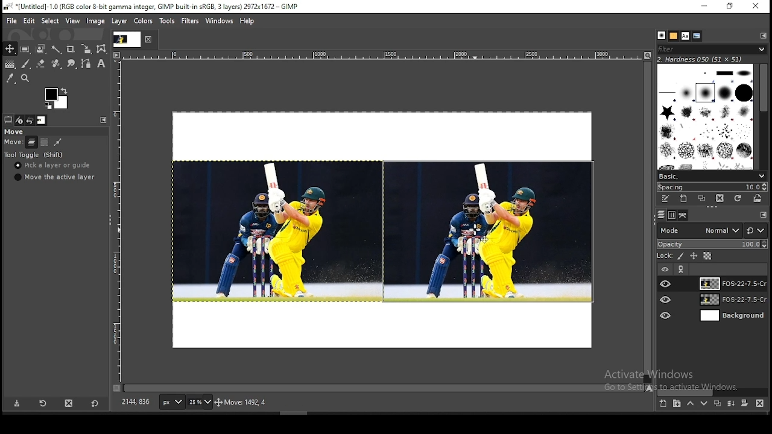 The height and width of the screenshot is (434, 772). Describe the element at coordinates (702, 198) in the screenshot. I see `duplicate brush` at that location.